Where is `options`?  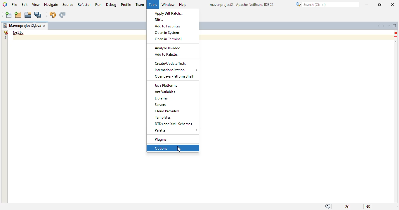
options is located at coordinates (161, 148).